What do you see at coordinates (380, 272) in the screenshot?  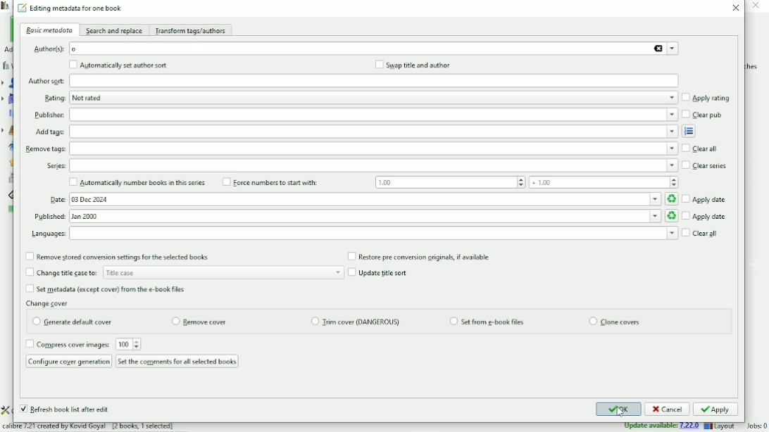 I see `Update title sort` at bounding box center [380, 272].